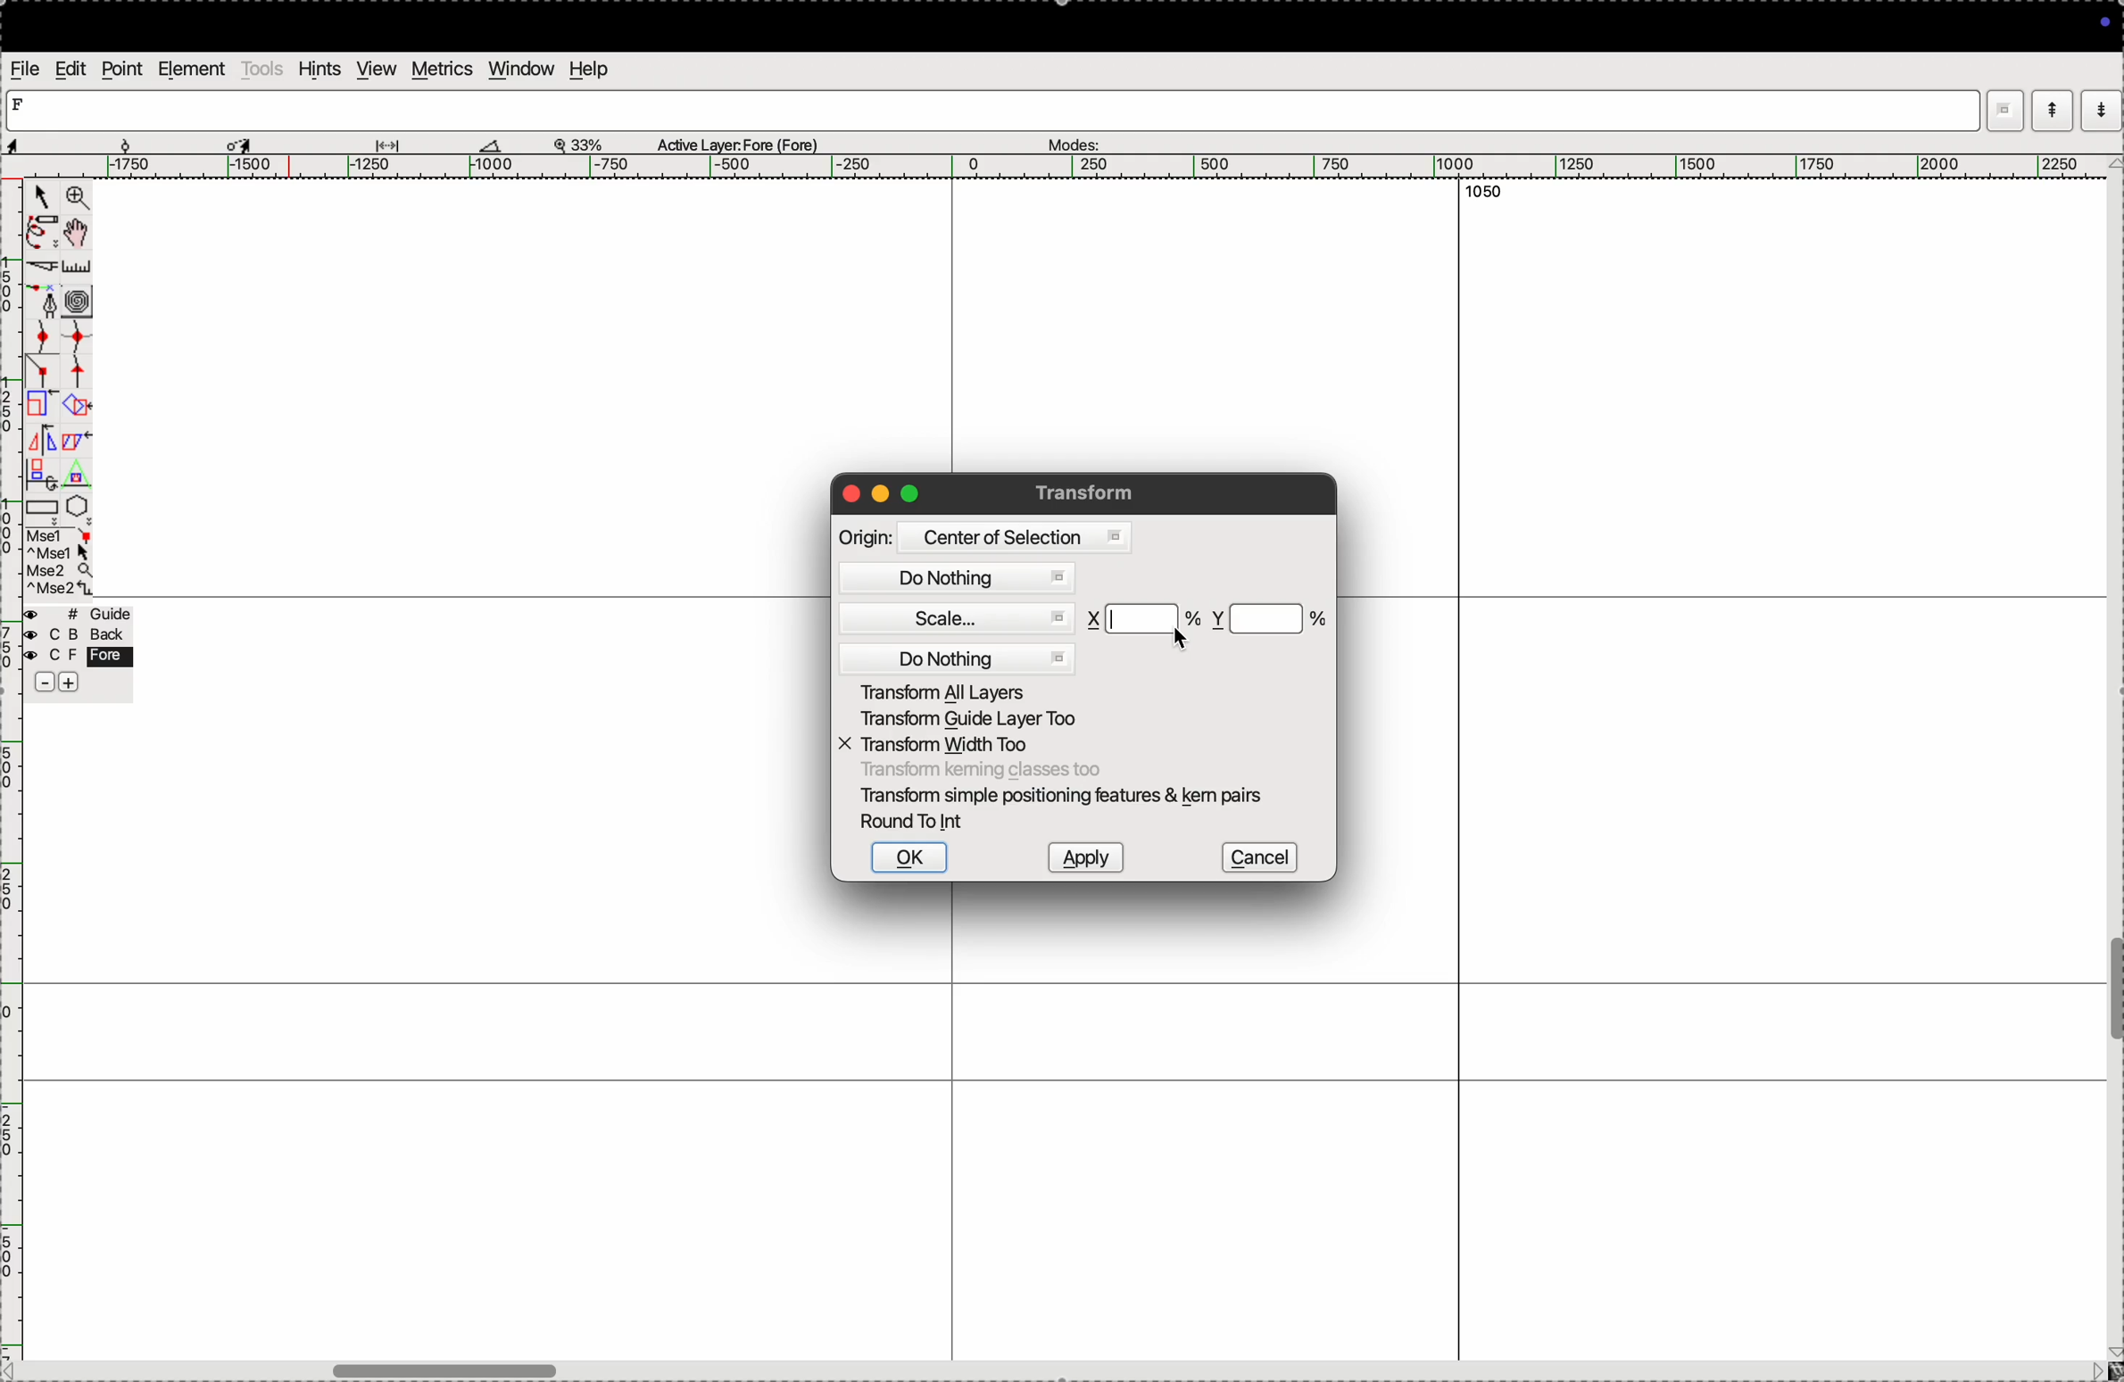 The width and height of the screenshot is (2124, 1382). What do you see at coordinates (121, 71) in the screenshot?
I see `point` at bounding box center [121, 71].